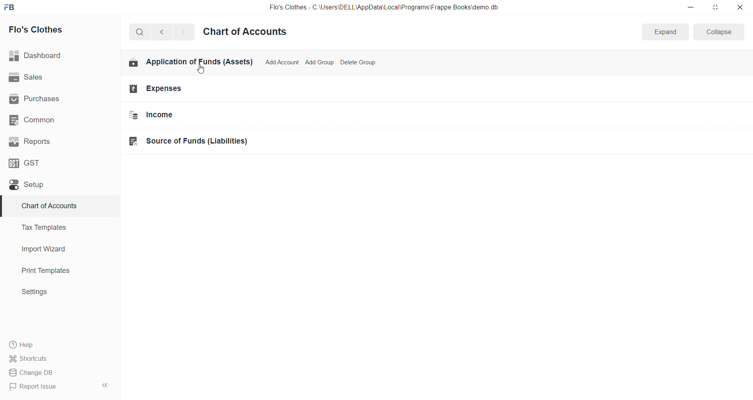 This screenshot has height=400, width=753. I want to click on Shortcuts, so click(57, 358).